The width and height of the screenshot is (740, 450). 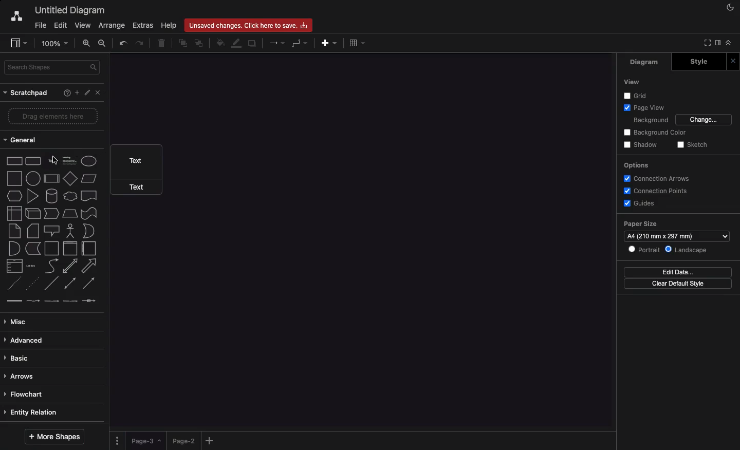 I want to click on File, so click(x=40, y=25).